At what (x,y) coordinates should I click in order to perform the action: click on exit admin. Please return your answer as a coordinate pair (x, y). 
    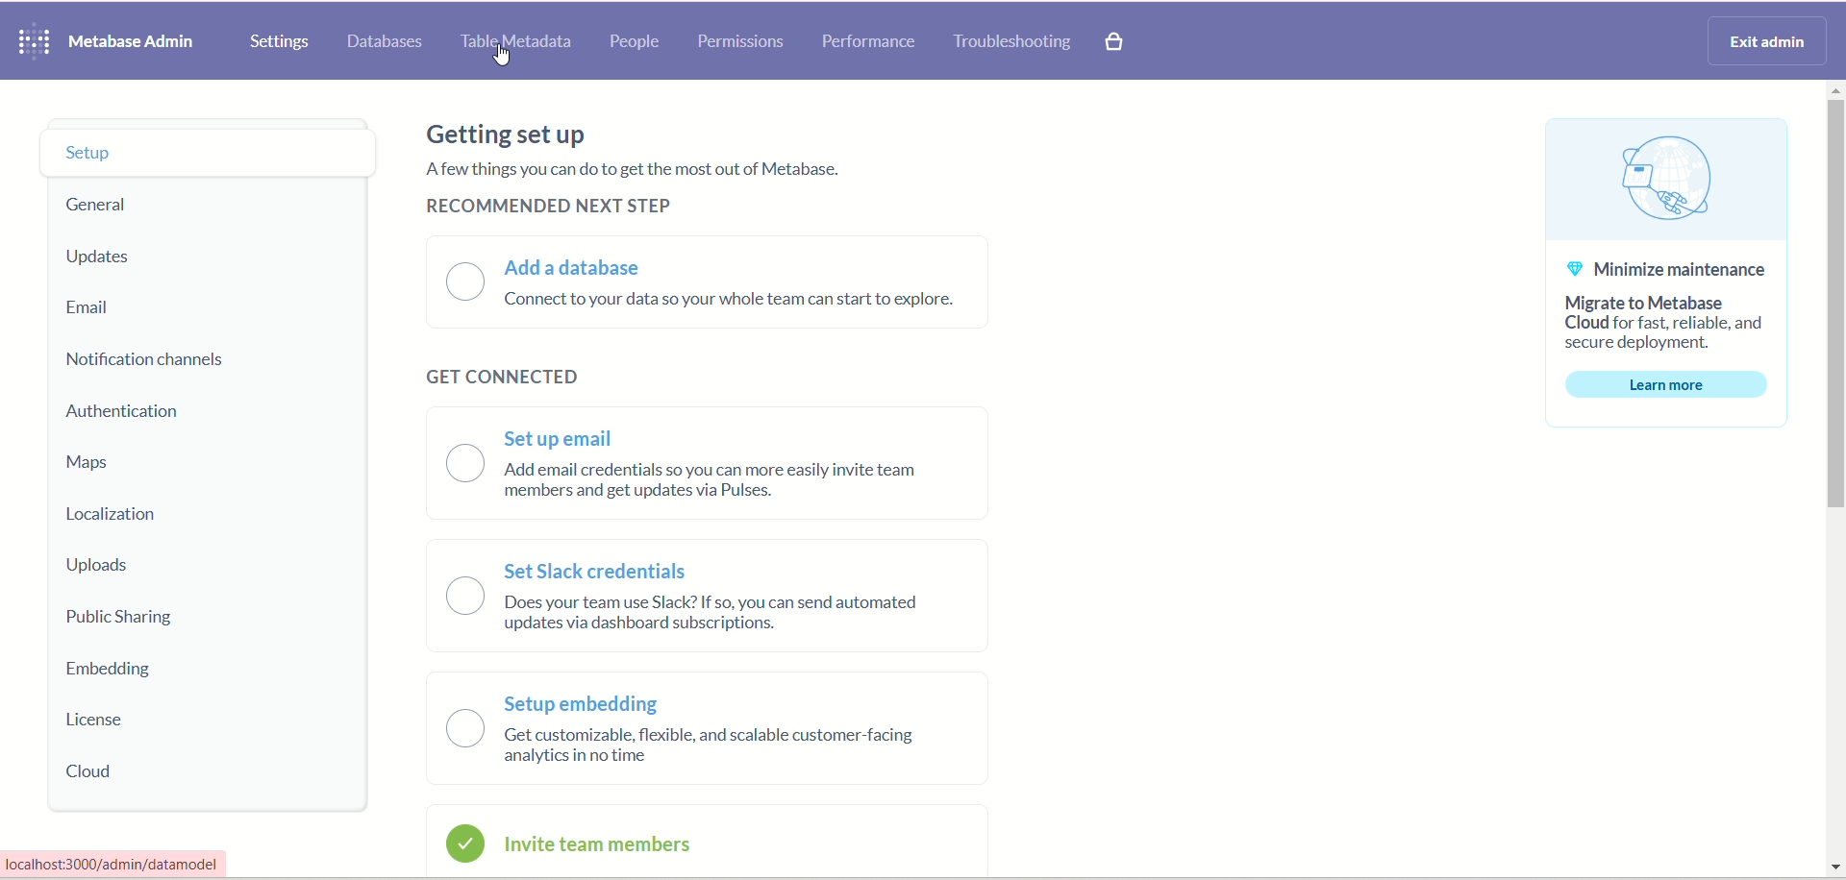
    Looking at the image, I should click on (1767, 39).